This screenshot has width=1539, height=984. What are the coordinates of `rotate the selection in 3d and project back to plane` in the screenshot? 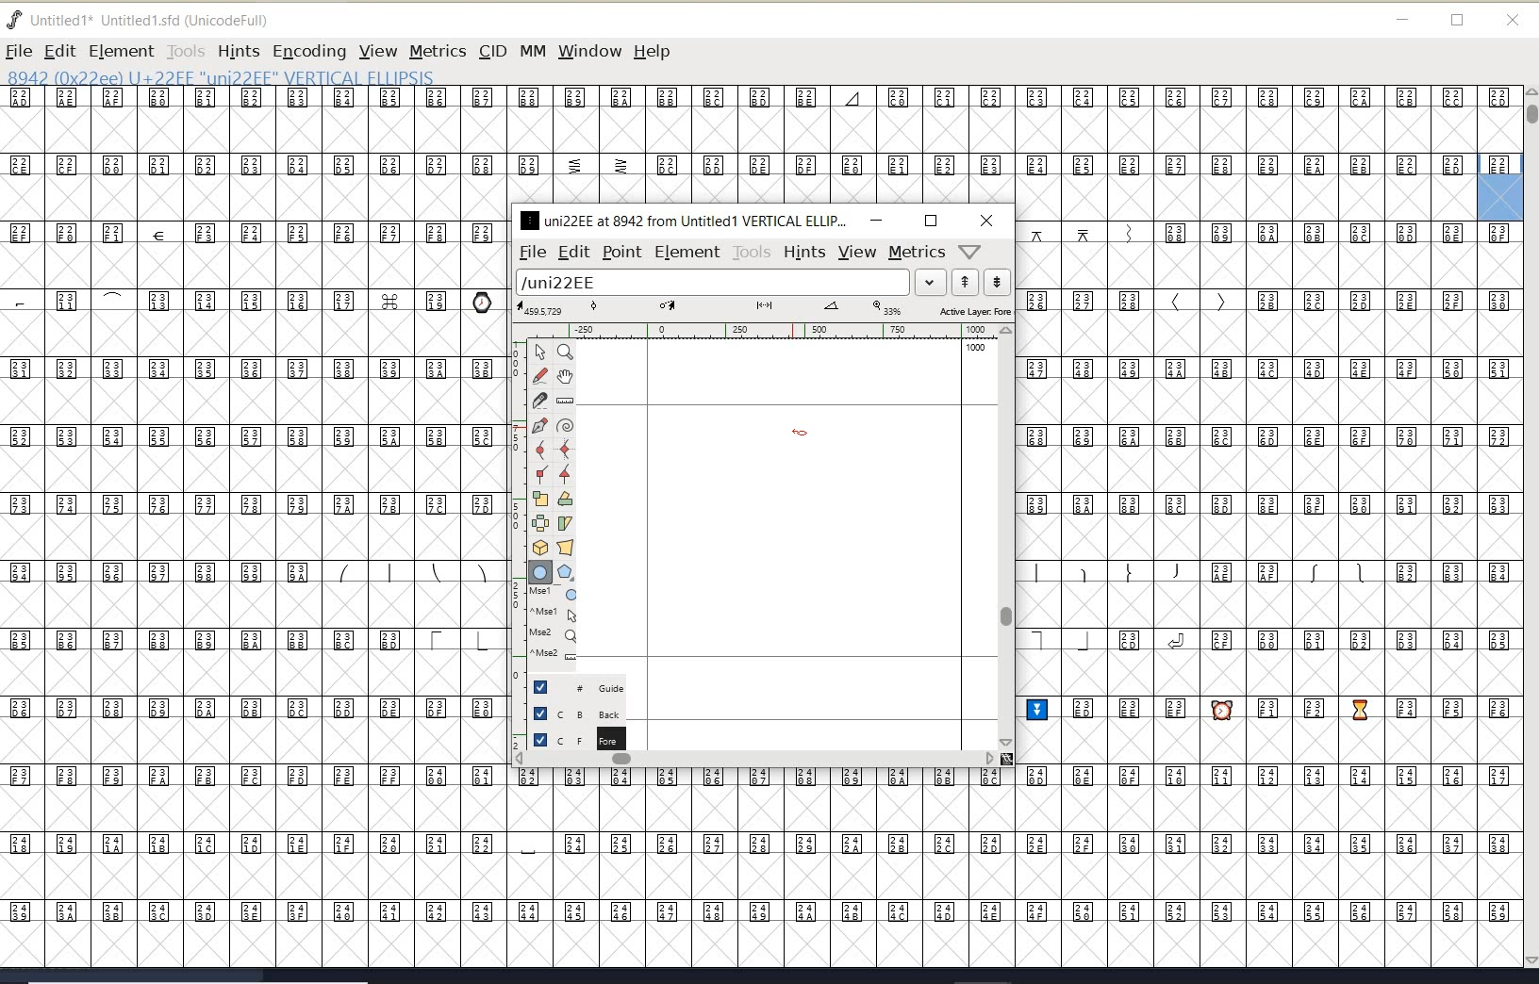 It's located at (540, 548).